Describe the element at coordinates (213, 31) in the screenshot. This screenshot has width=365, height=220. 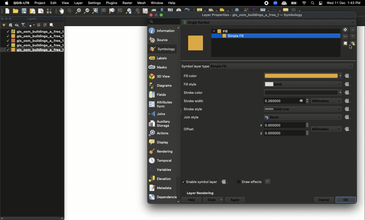
I see `Drop down` at that location.